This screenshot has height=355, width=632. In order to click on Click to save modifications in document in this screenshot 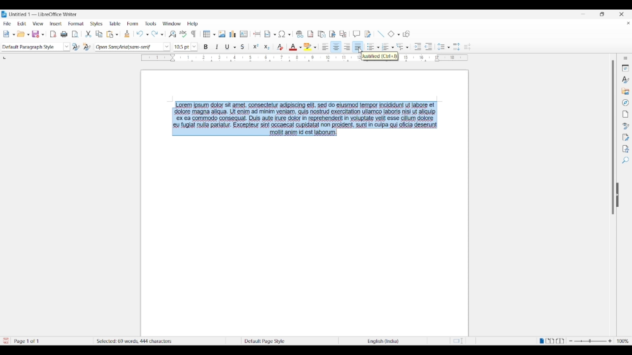, I will do `click(5, 341)`.